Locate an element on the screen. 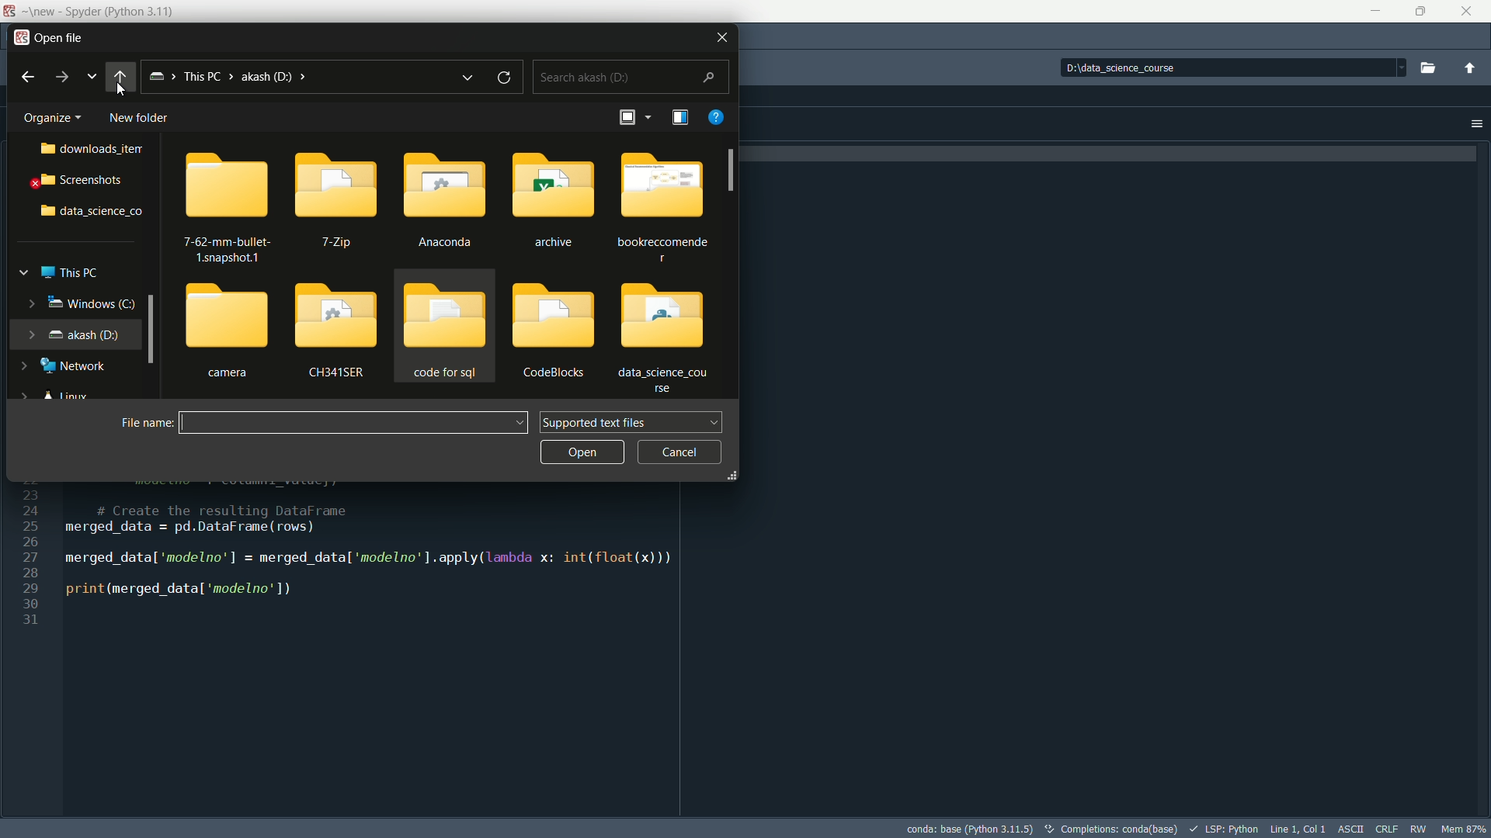 The width and height of the screenshot is (1491, 838). supported text files is located at coordinates (629, 422).